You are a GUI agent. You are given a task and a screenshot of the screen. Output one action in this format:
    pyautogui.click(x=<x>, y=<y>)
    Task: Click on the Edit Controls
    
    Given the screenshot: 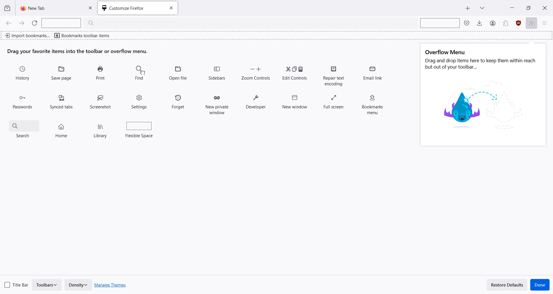 What is the action you would take?
    pyautogui.click(x=294, y=72)
    